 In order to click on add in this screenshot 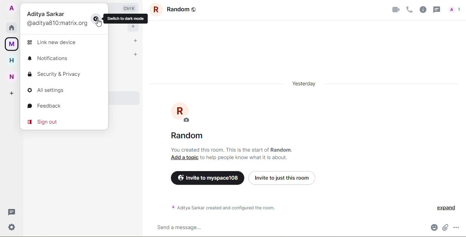, I will do `click(12, 93)`.